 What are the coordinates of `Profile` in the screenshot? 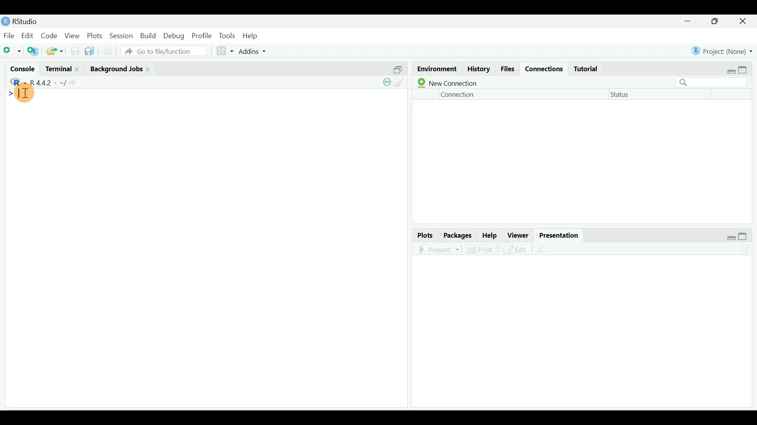 It's located at (202, 35).